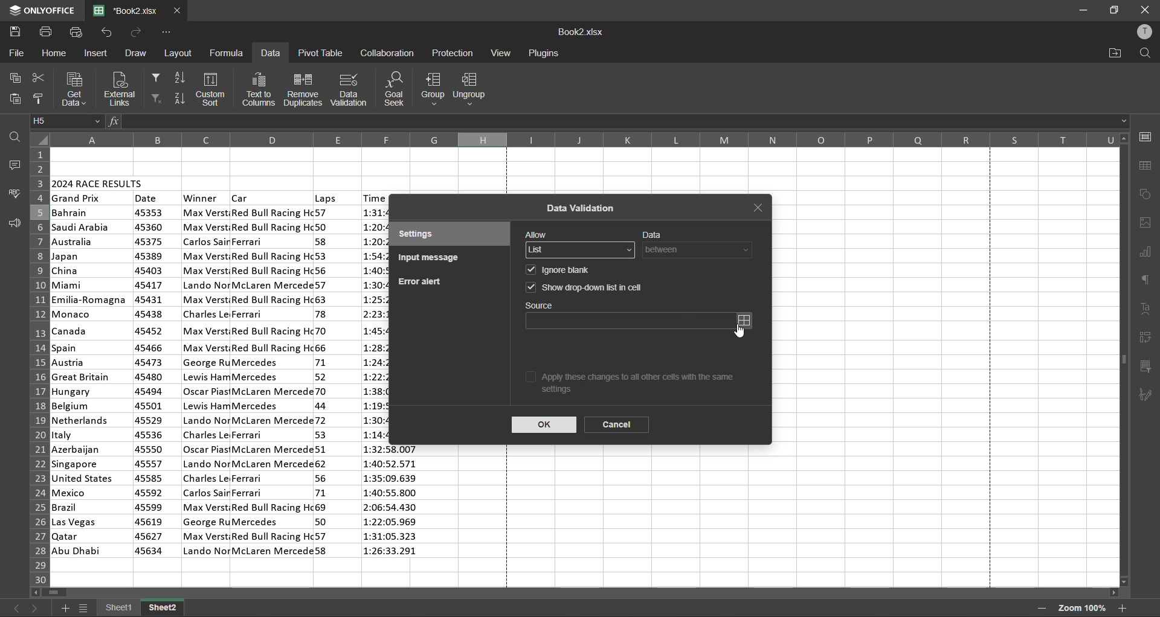 The image size is (1160, 617). What do you see at coordinates (180, 79) in the screenshot?
I see `sort ascending` at bounding box center [180, 79].